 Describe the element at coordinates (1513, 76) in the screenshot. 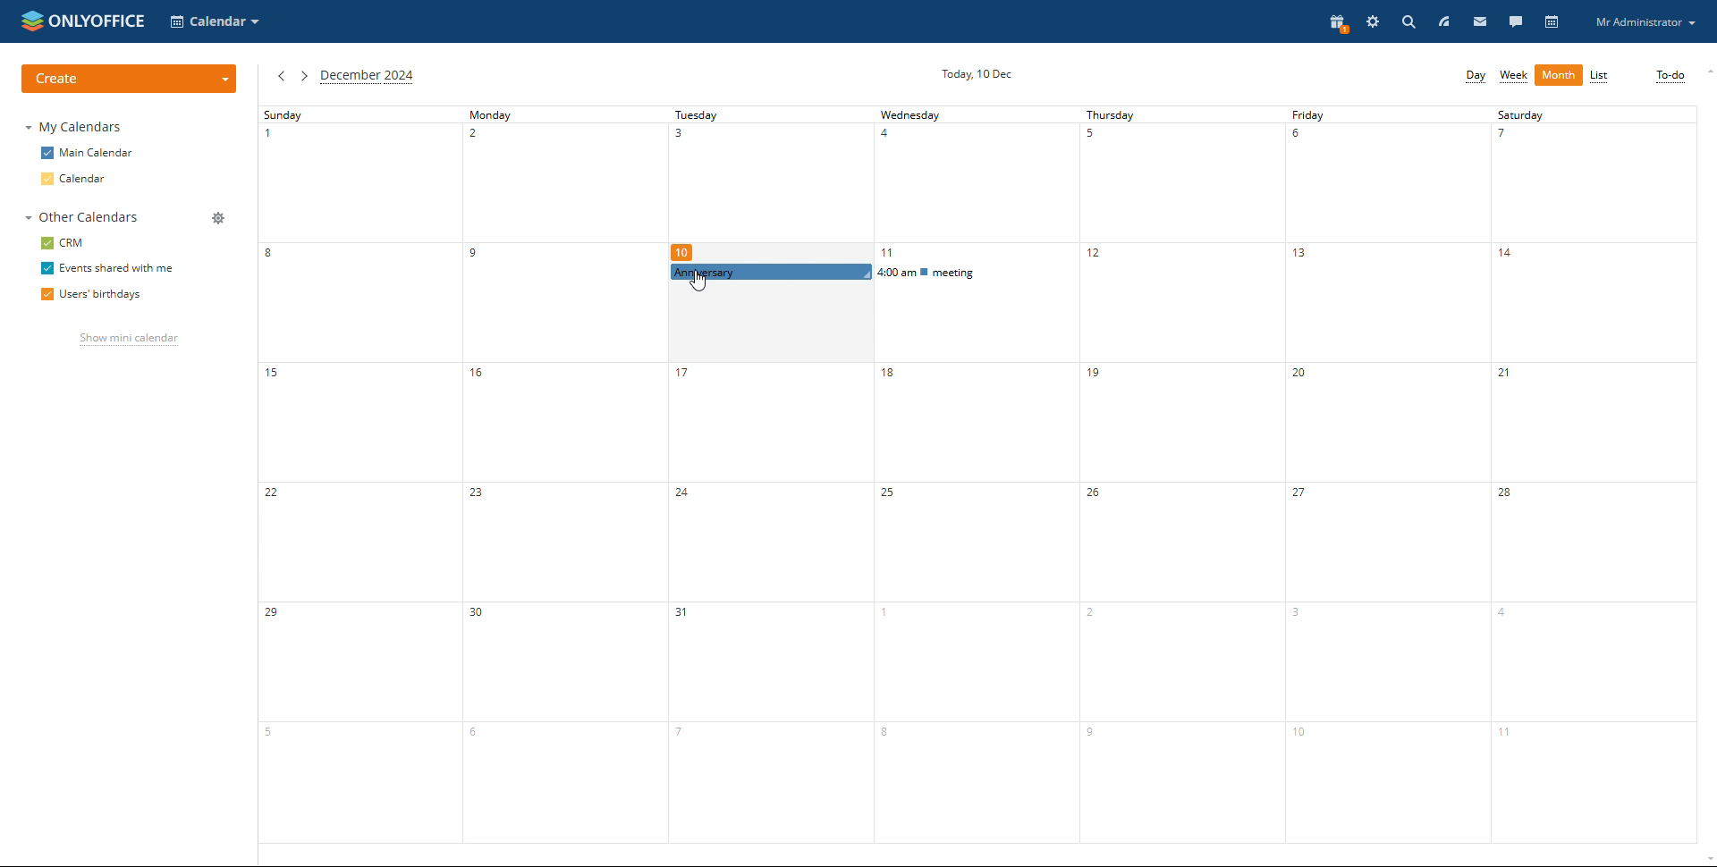

I see `week view` at that location.